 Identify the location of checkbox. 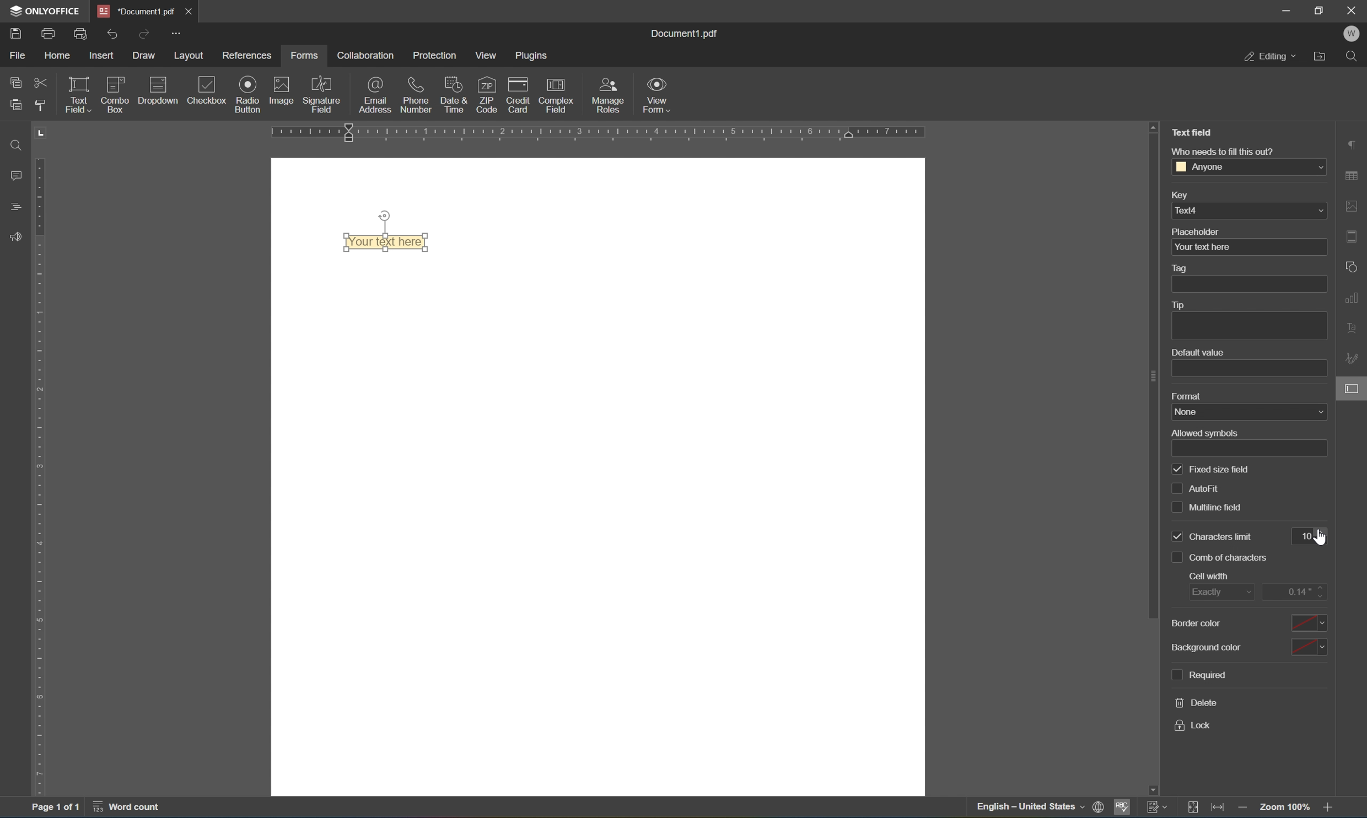
(1177, 488).